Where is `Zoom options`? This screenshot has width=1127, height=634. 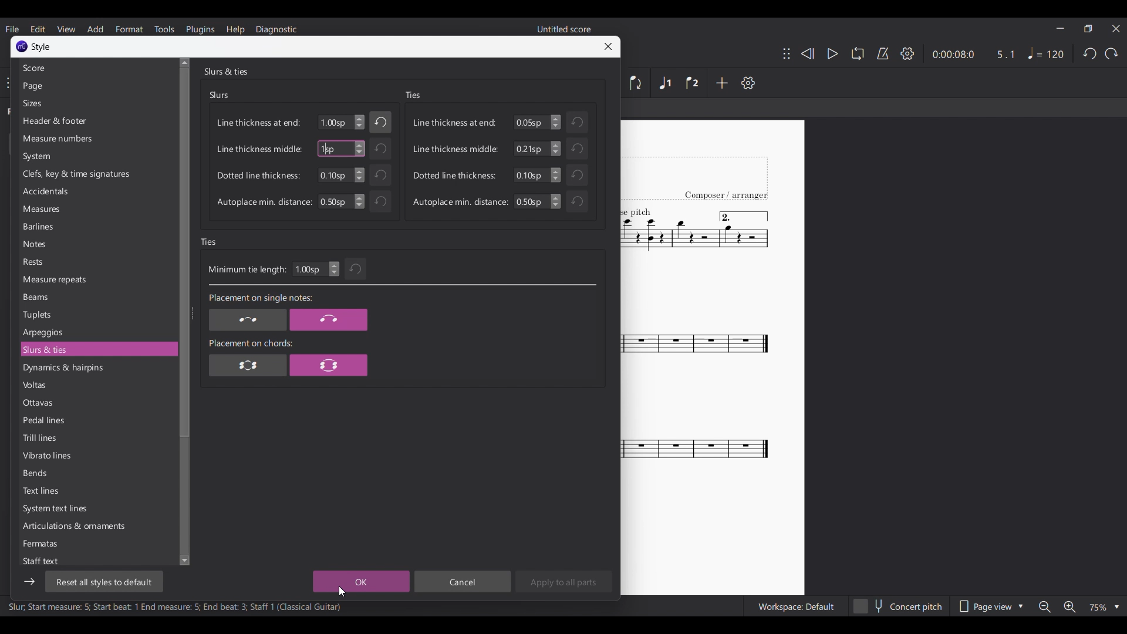
Zoom options is located at coordinates (1104, 607).